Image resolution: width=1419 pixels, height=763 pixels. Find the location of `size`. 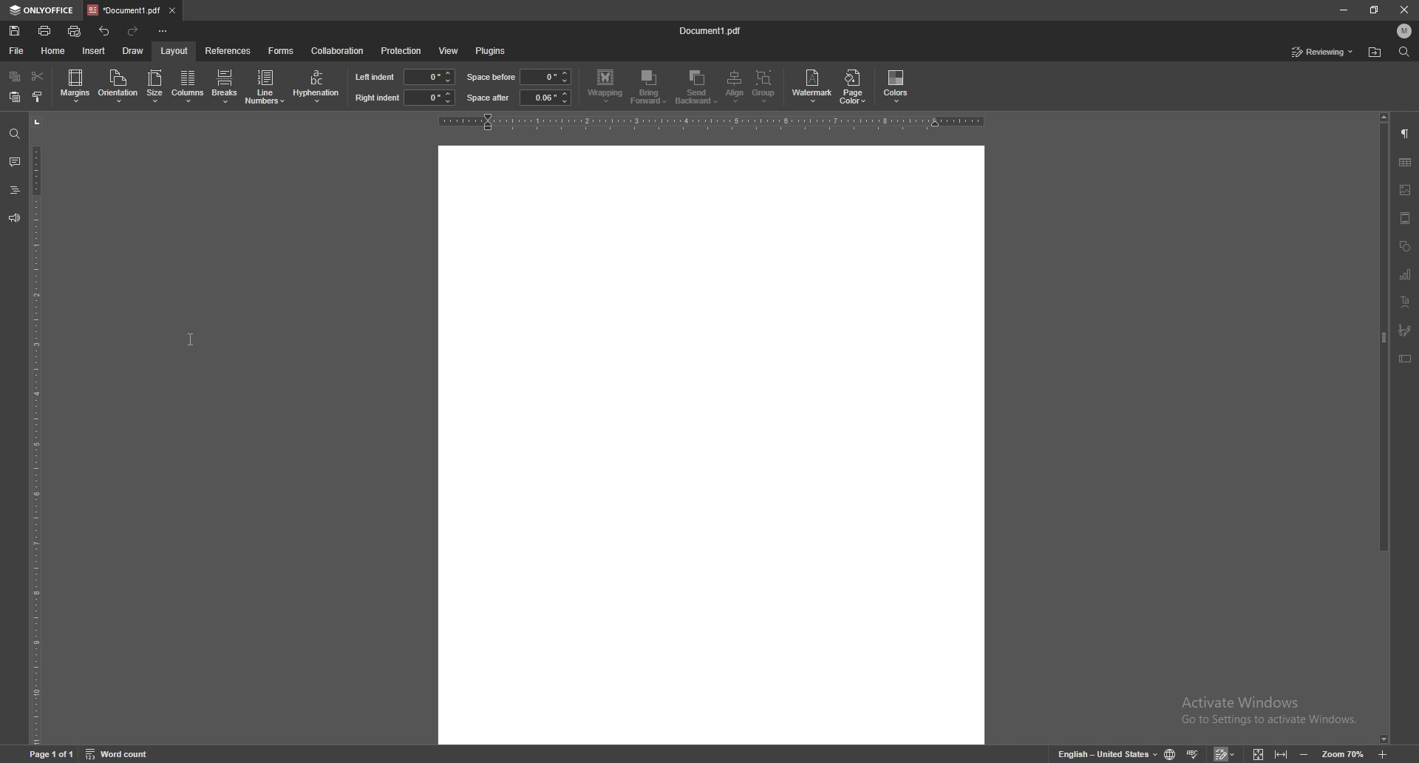

size is located at coordinates (155, 87).